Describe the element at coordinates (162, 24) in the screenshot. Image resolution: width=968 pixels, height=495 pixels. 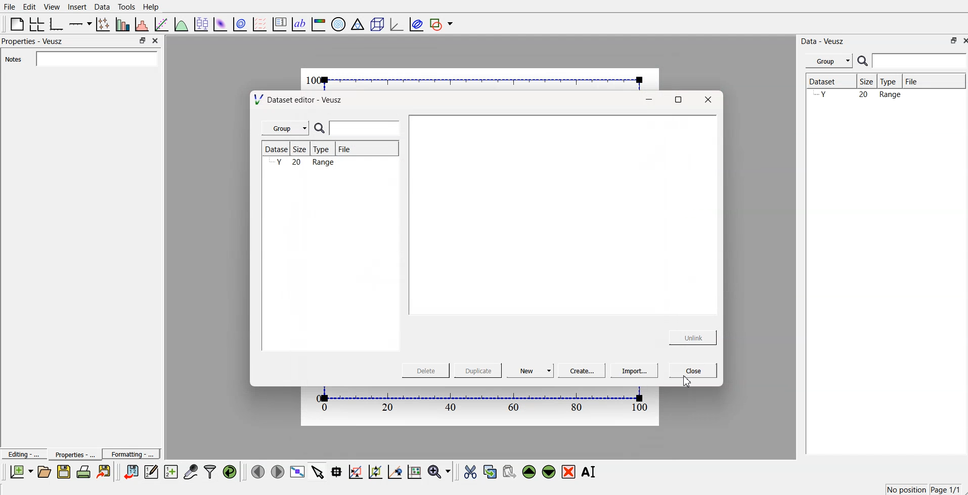
I see `fit a function to data` at that location.